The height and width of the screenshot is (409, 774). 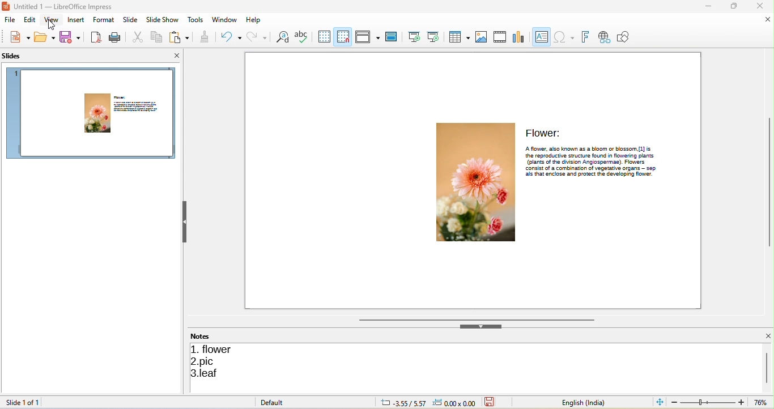 I want to click on flower, so click(x=215, y=348).